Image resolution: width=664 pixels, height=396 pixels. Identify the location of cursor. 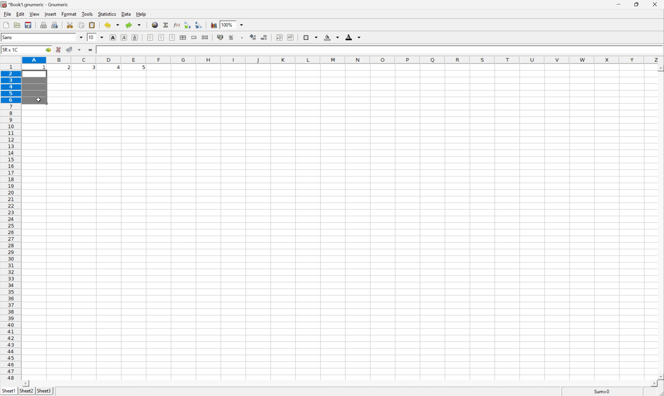
(39, 100).